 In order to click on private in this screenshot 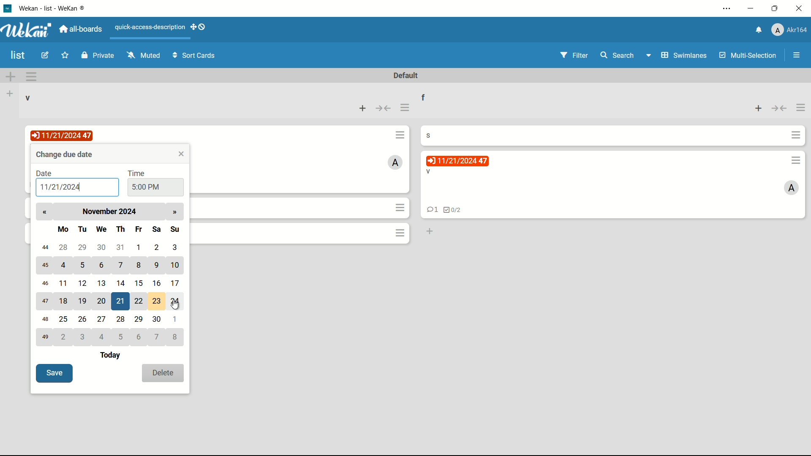, I will do `click(98, 56)`.